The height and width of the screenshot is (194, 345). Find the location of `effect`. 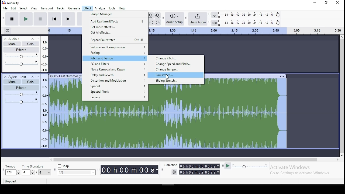

effect is located at coordinates (87, 8).